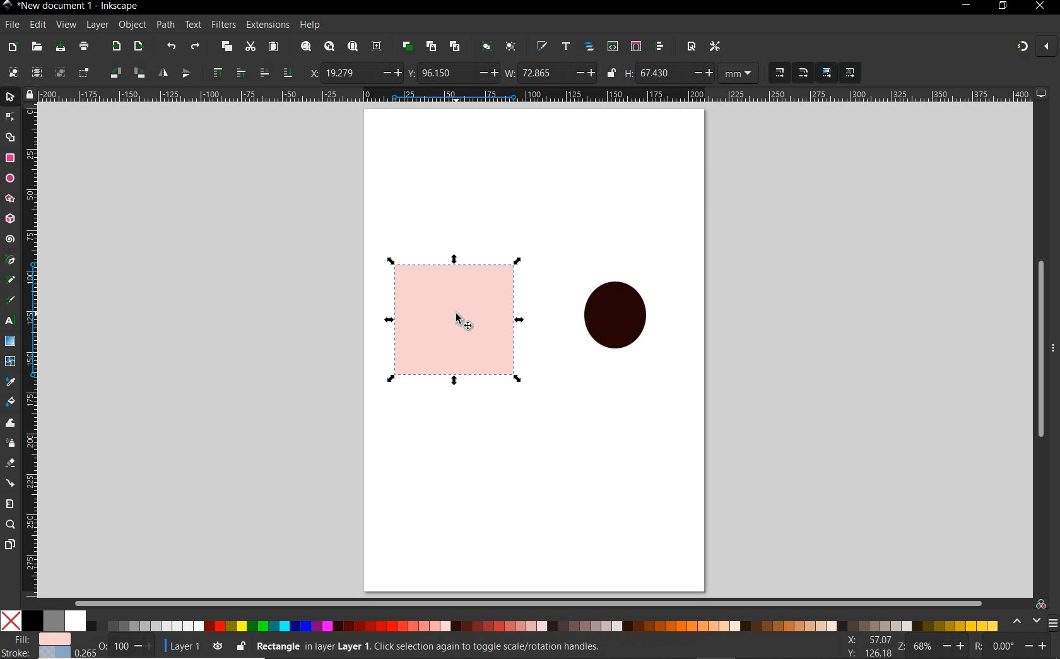 This screenshot has width=1060, height=659. I want to click on open text, so click(567, 47).